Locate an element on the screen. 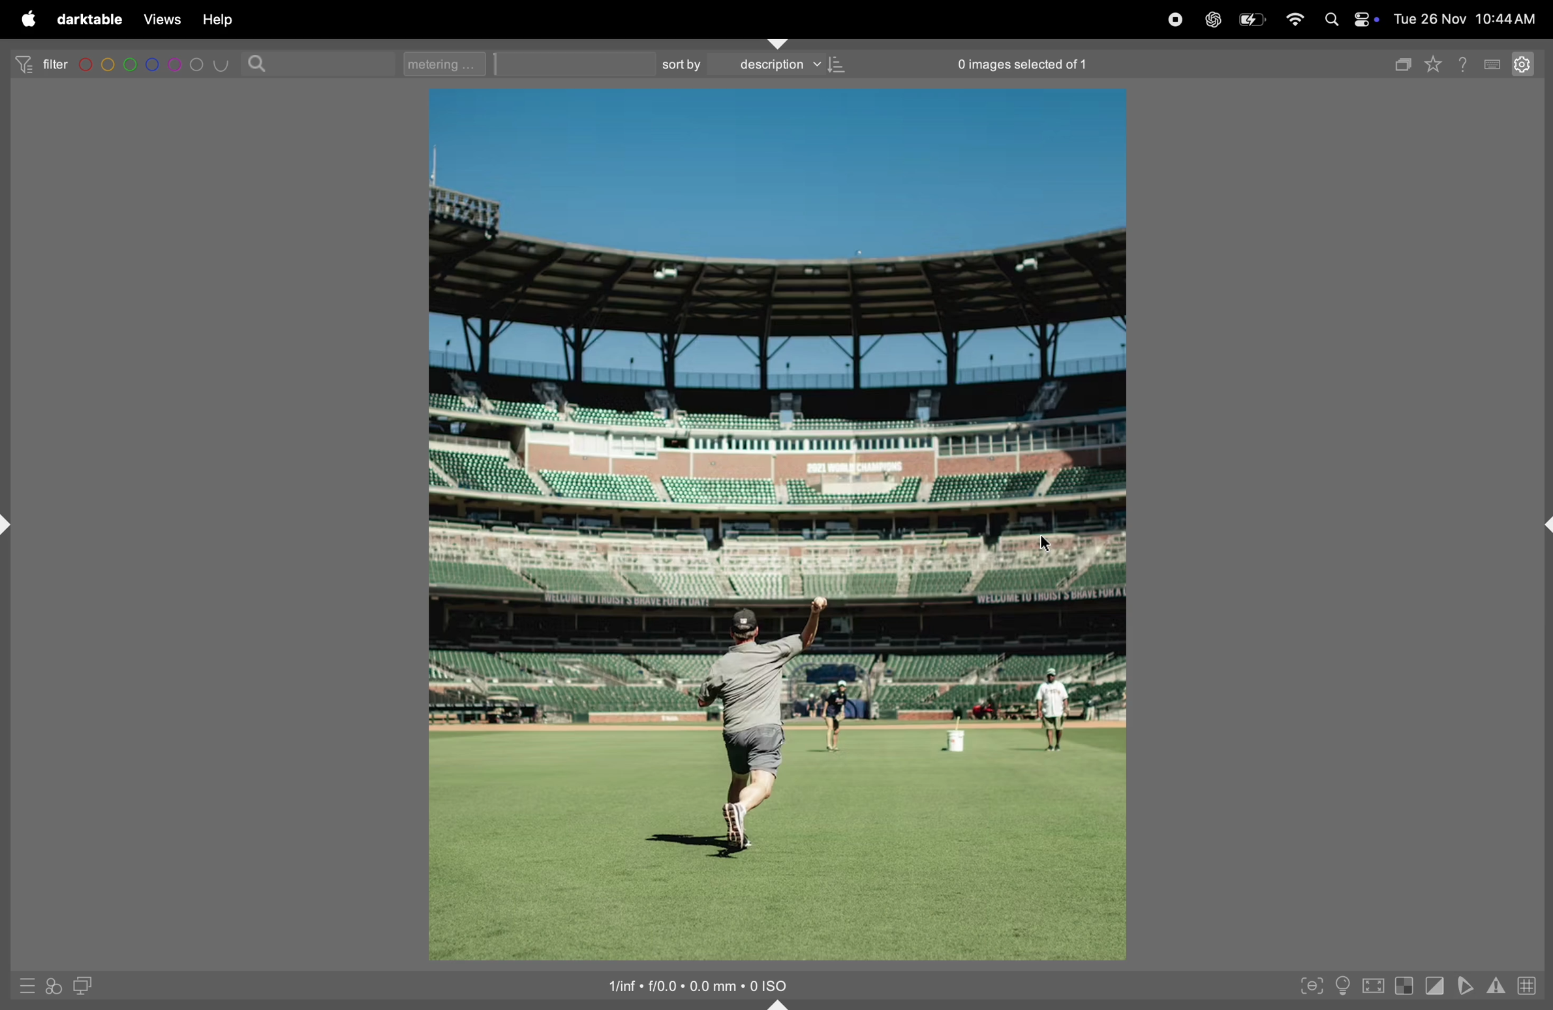 The image size is (1553, 1010). battery is located at coordinates (1250, 21).